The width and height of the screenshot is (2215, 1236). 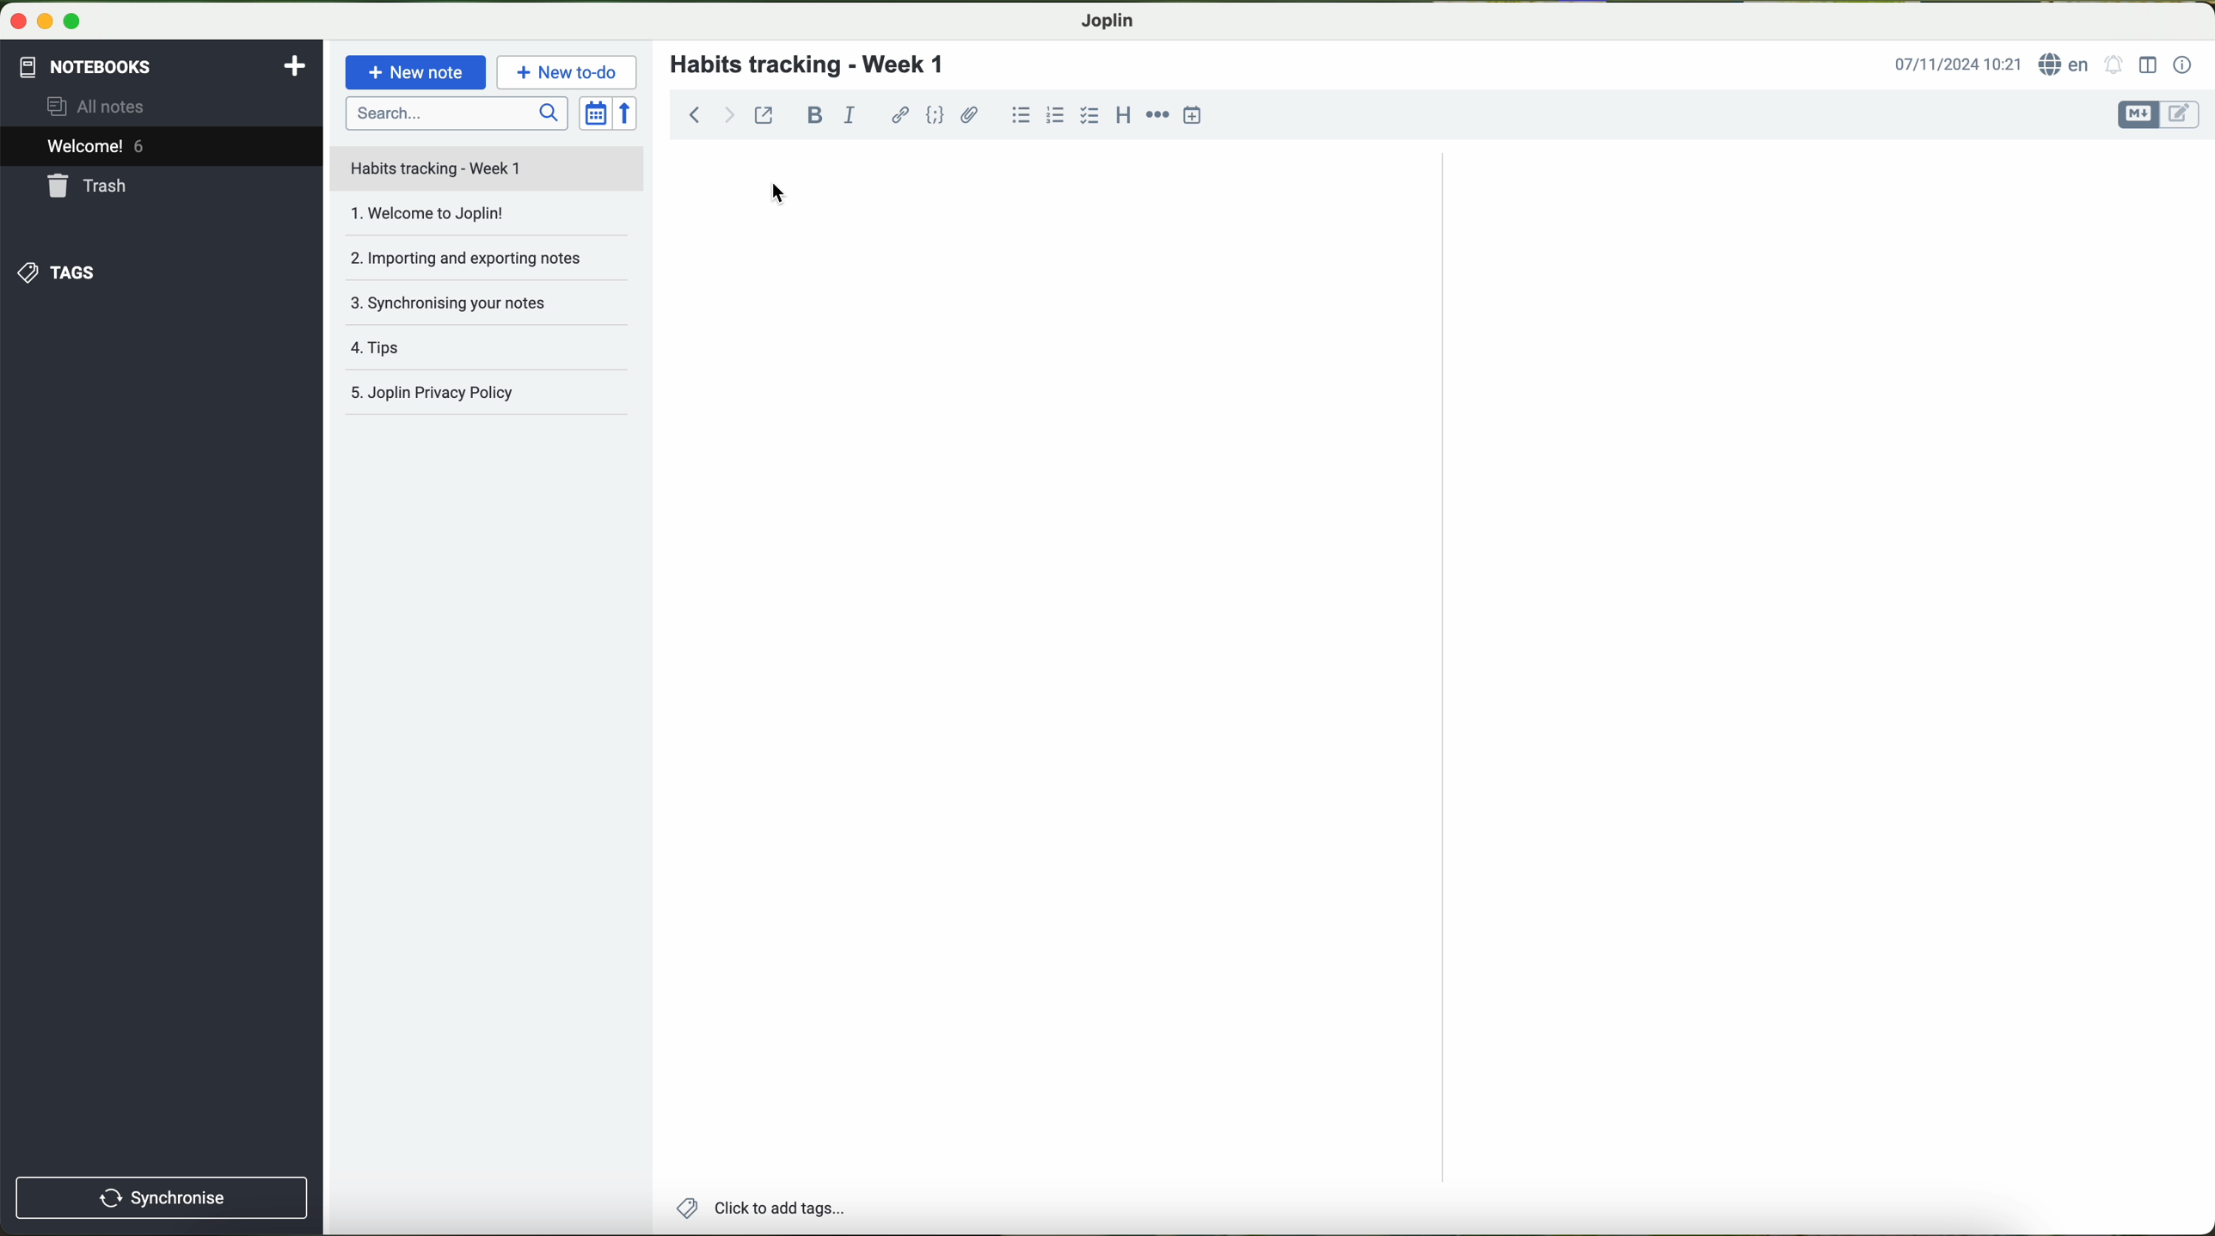 What do you see at coordinates (14, 18) in the screenshot?
I see `close` at bounding box center [14, 18].